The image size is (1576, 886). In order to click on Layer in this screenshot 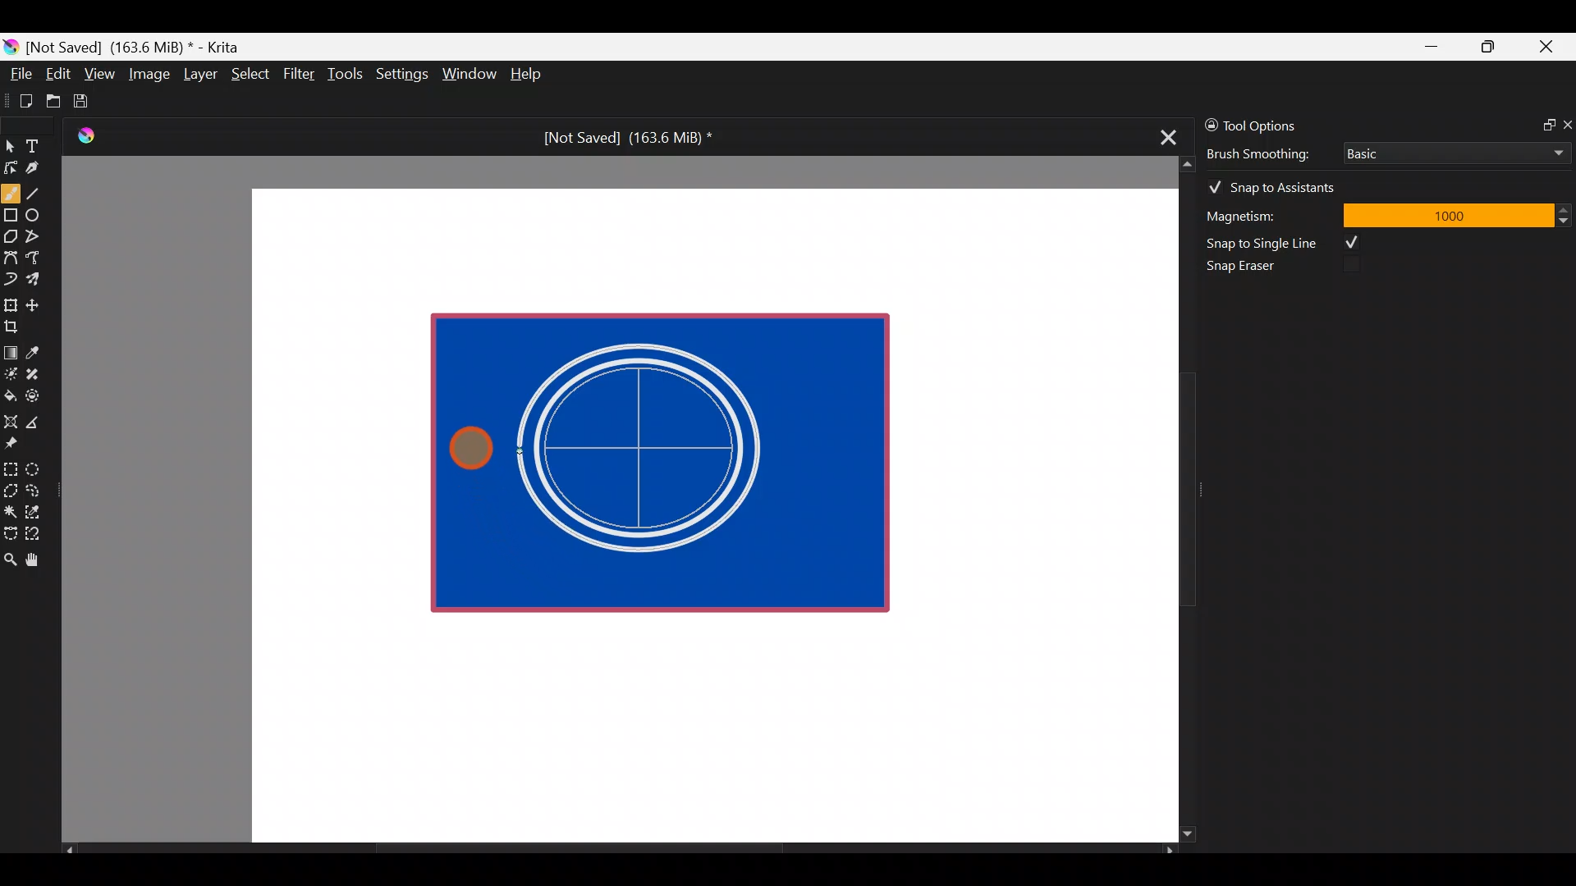, I will do `click(199, 78)`.